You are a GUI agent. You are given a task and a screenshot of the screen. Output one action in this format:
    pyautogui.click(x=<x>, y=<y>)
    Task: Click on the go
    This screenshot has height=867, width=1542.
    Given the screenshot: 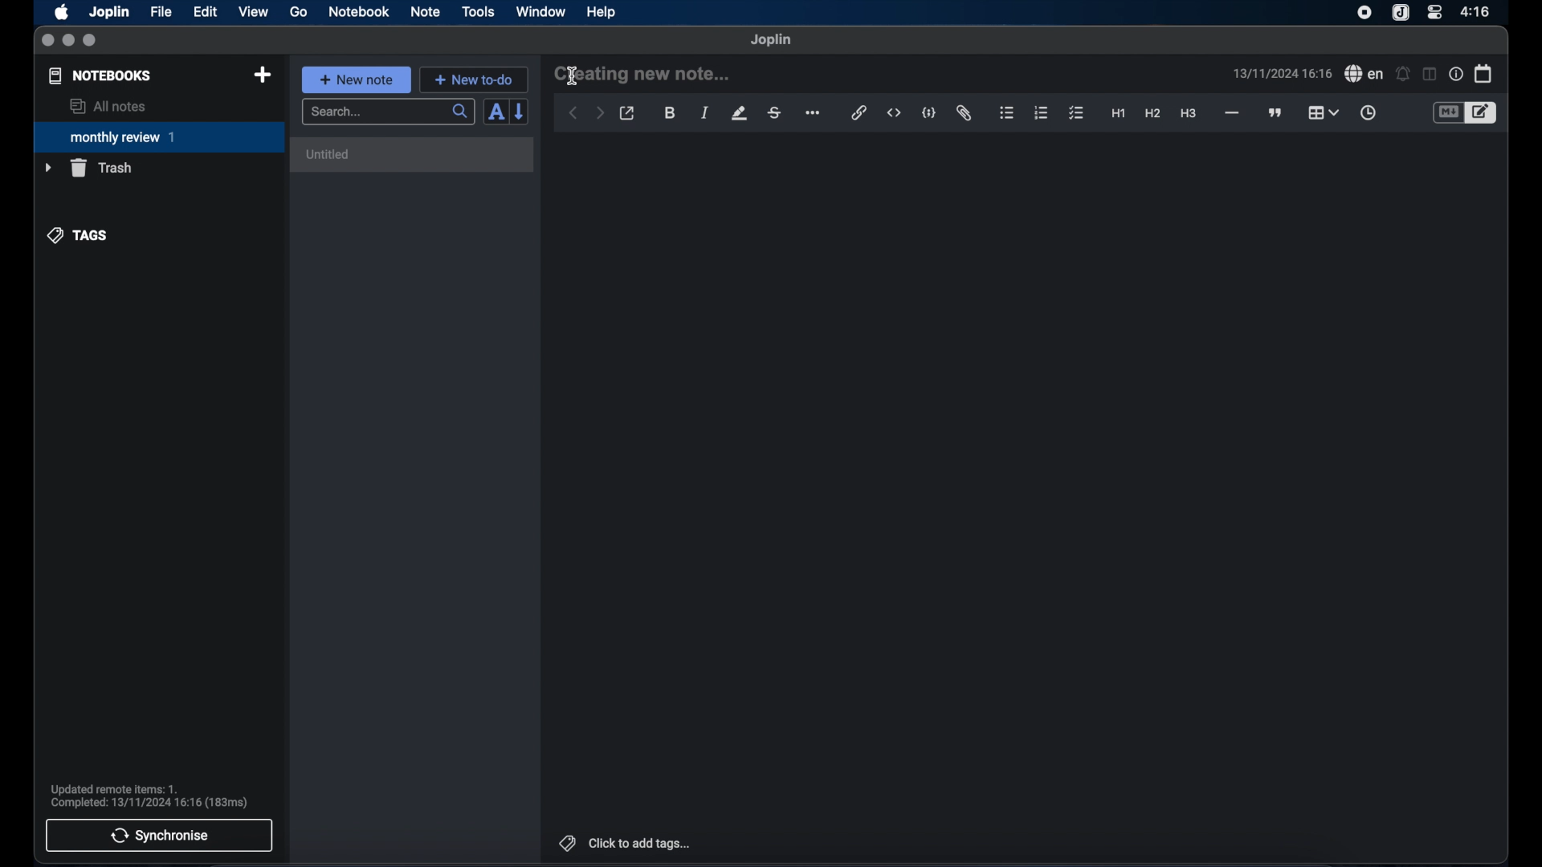 What is the action you would take?
    pyautogui.click(x=299, y=11)
    